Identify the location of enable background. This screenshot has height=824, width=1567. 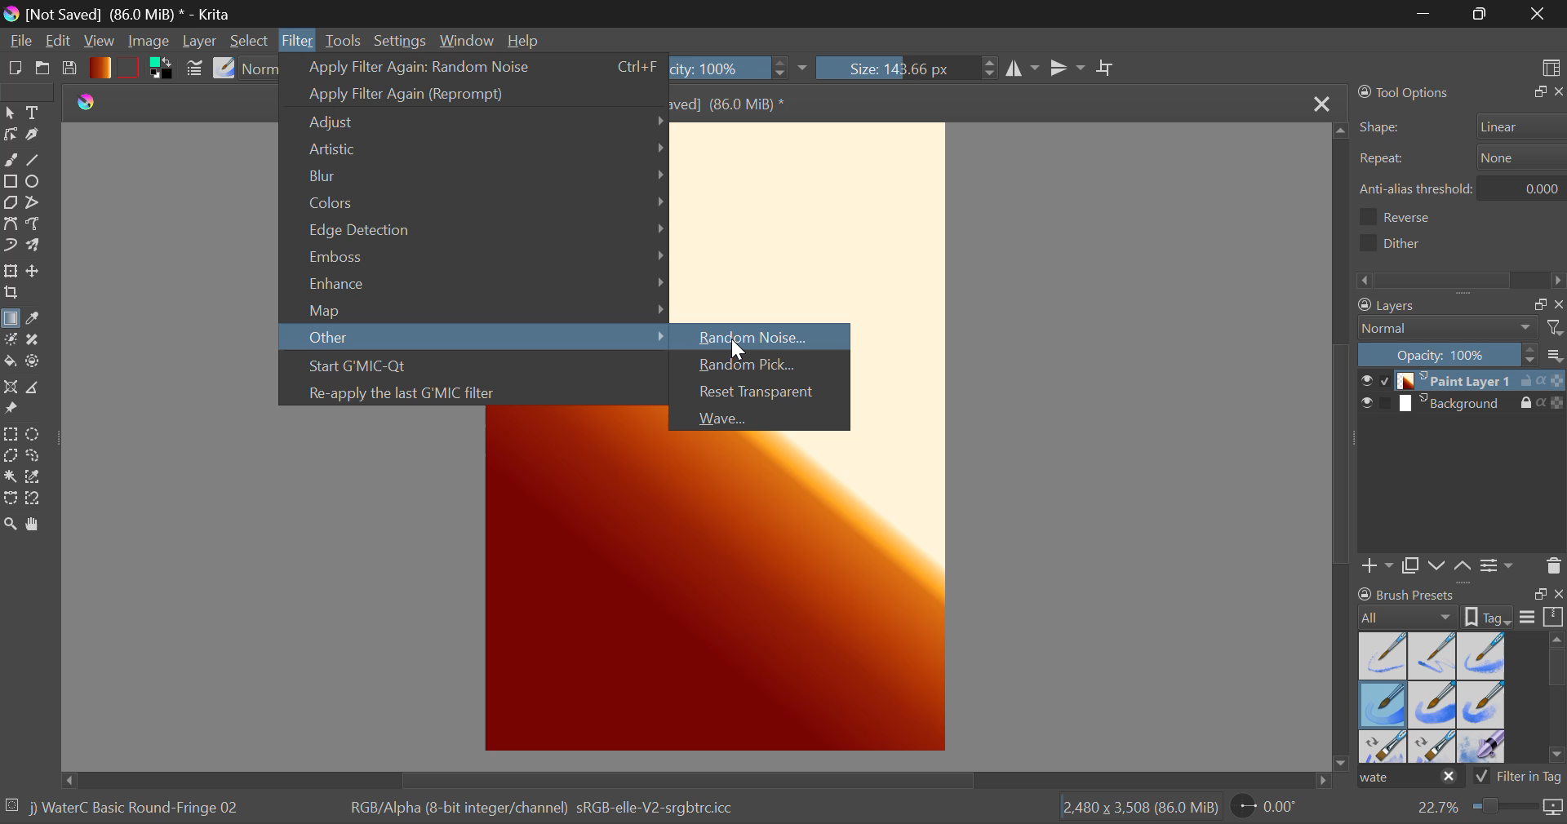
(1387, 407).